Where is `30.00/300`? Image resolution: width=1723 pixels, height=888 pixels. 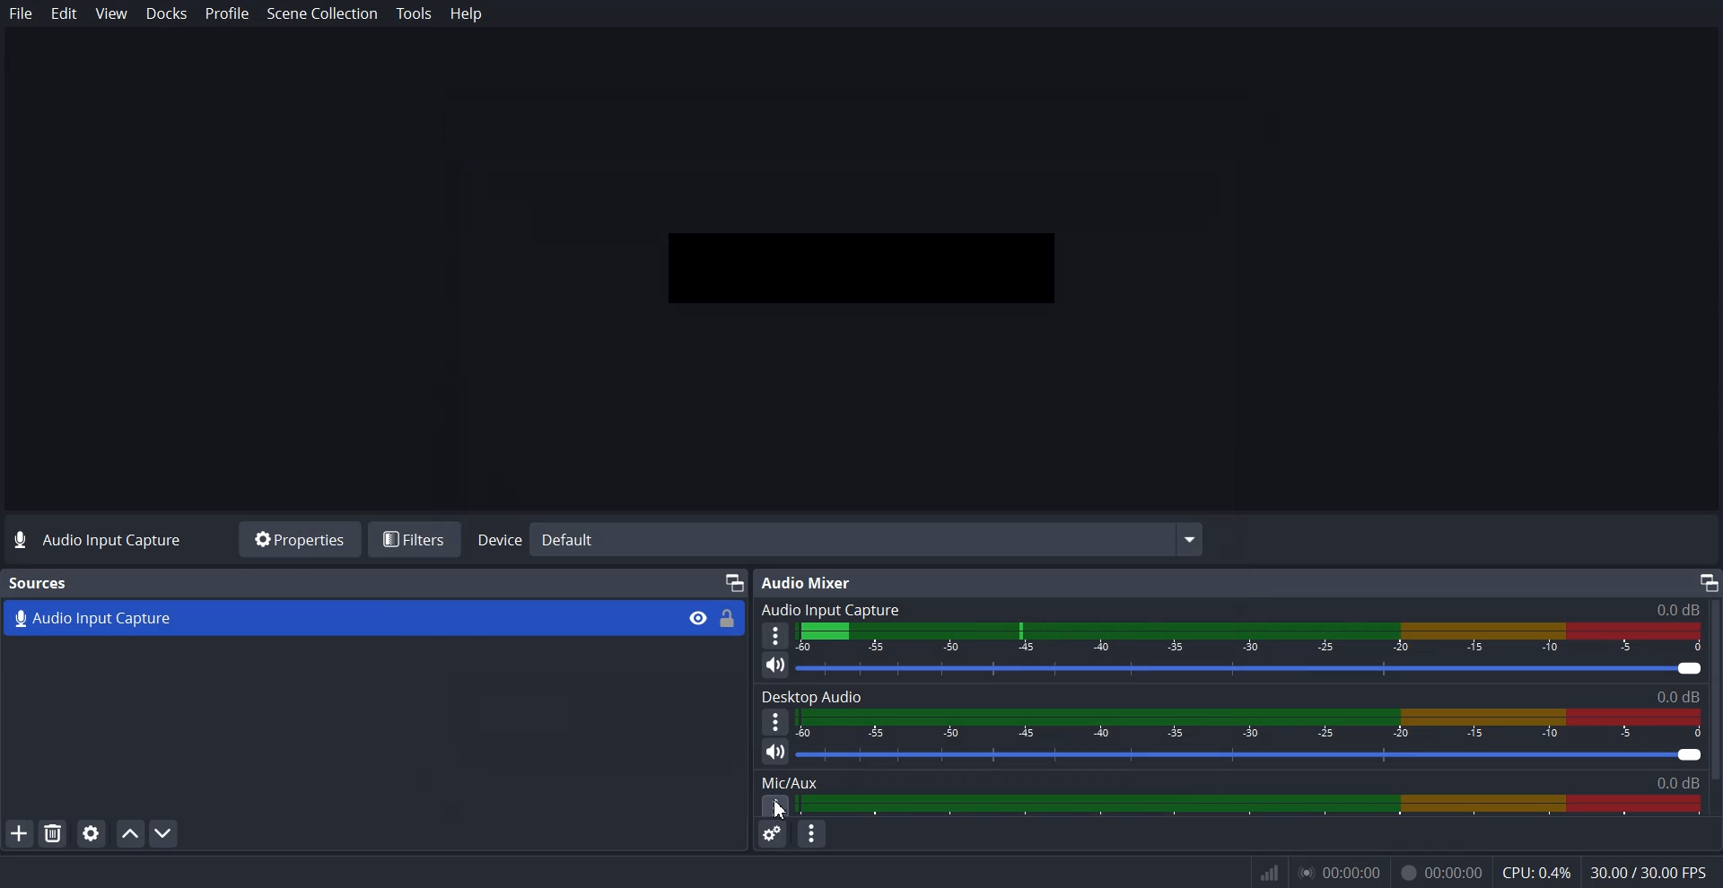 30.00/300 is located at coordinates (1655, 874).